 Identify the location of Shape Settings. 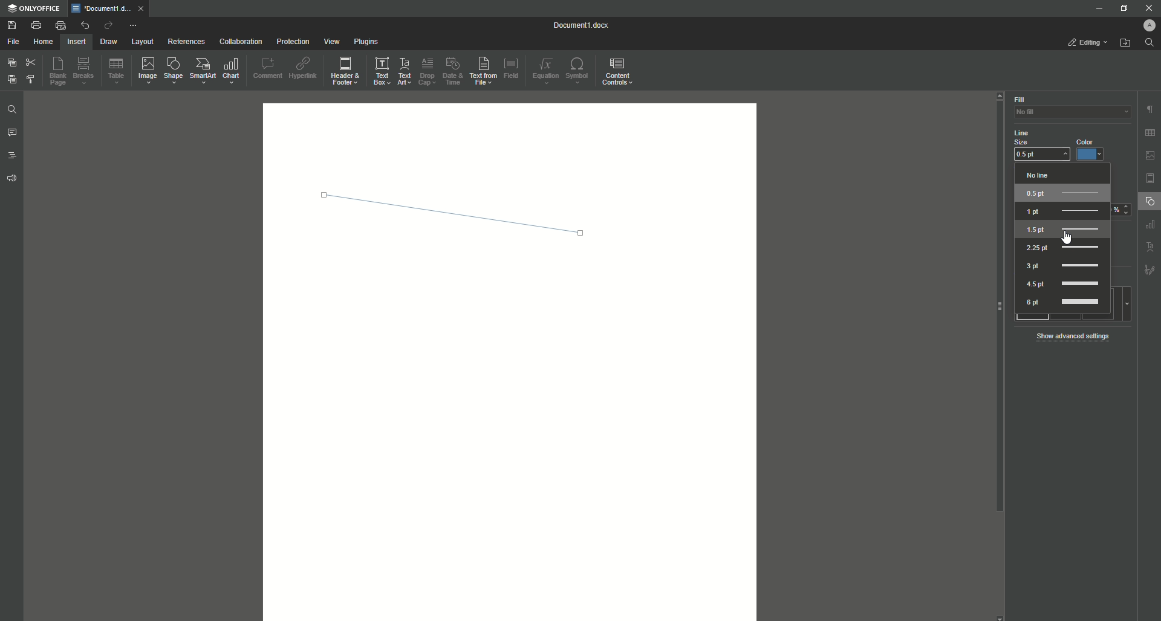
(1149, 203).